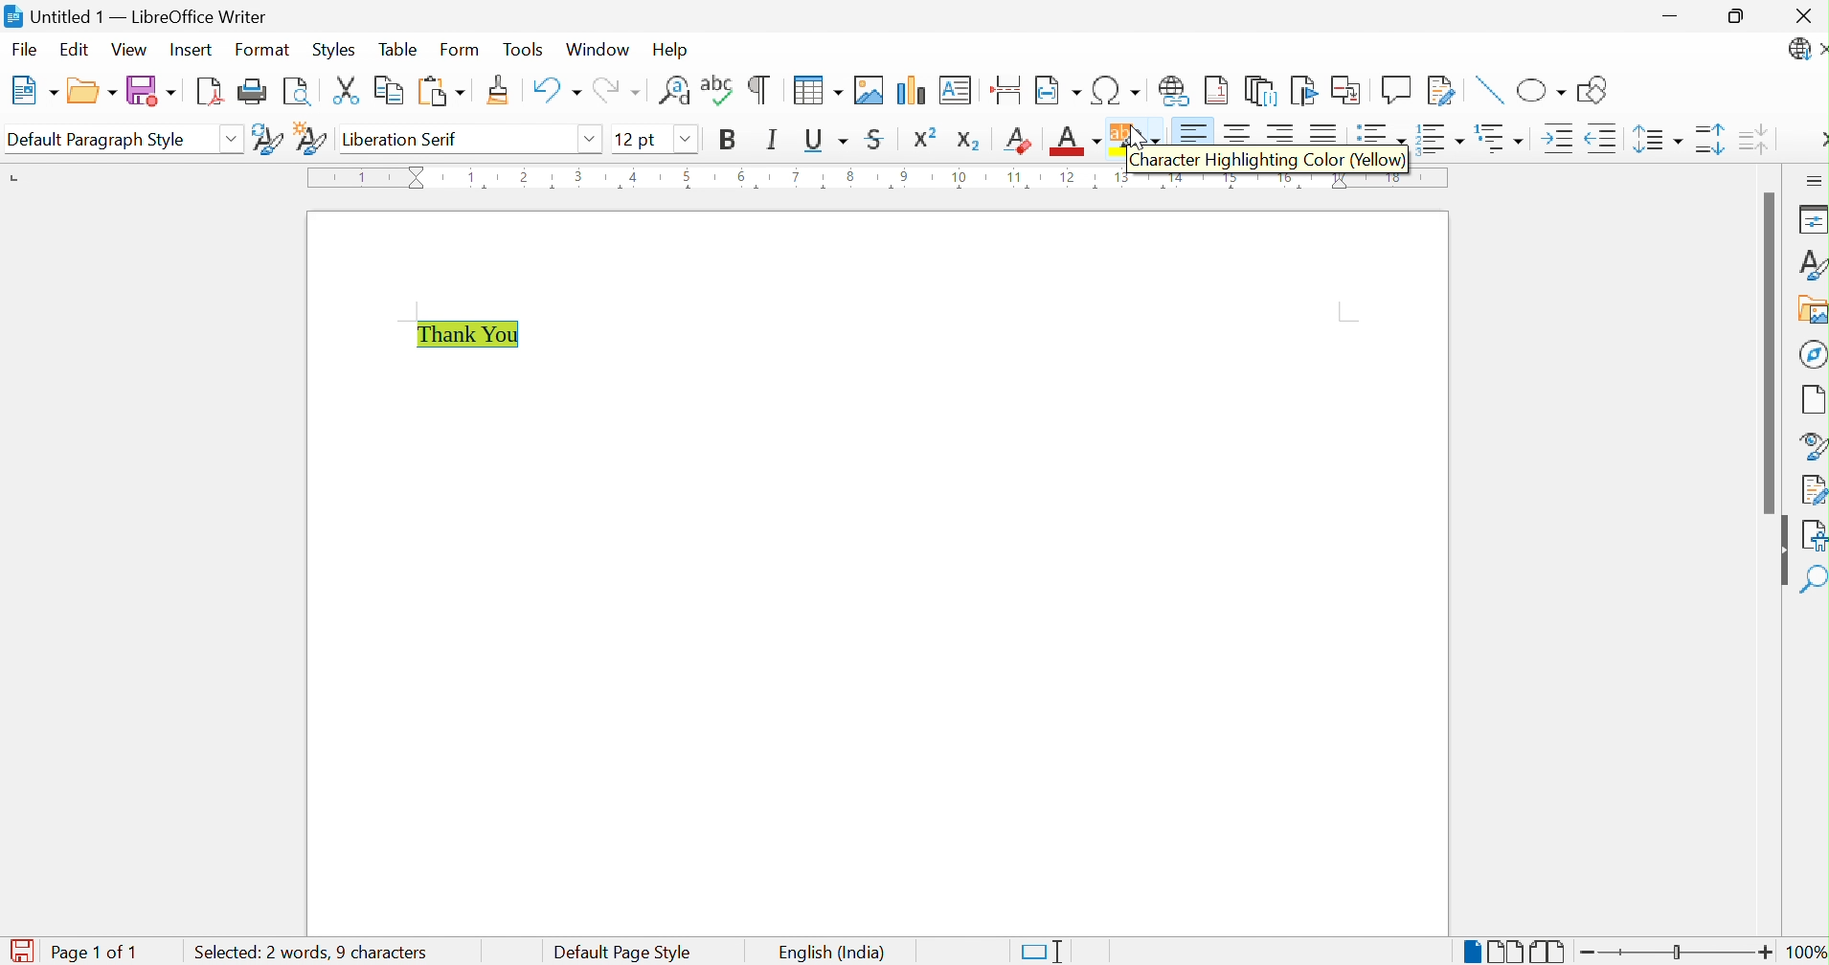  I want to click on Copy, so click(386, 90).